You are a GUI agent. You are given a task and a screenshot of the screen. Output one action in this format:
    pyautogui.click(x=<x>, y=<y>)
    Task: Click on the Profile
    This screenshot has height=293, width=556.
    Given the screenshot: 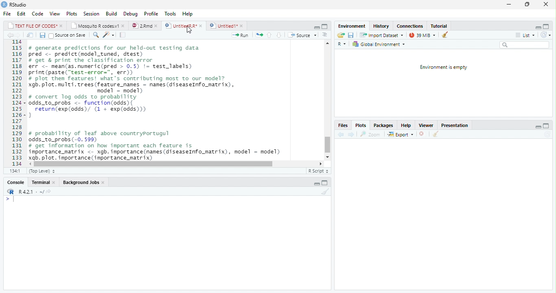 What is the action you would take?
    pyautogui.click(x=151, y=13)
    